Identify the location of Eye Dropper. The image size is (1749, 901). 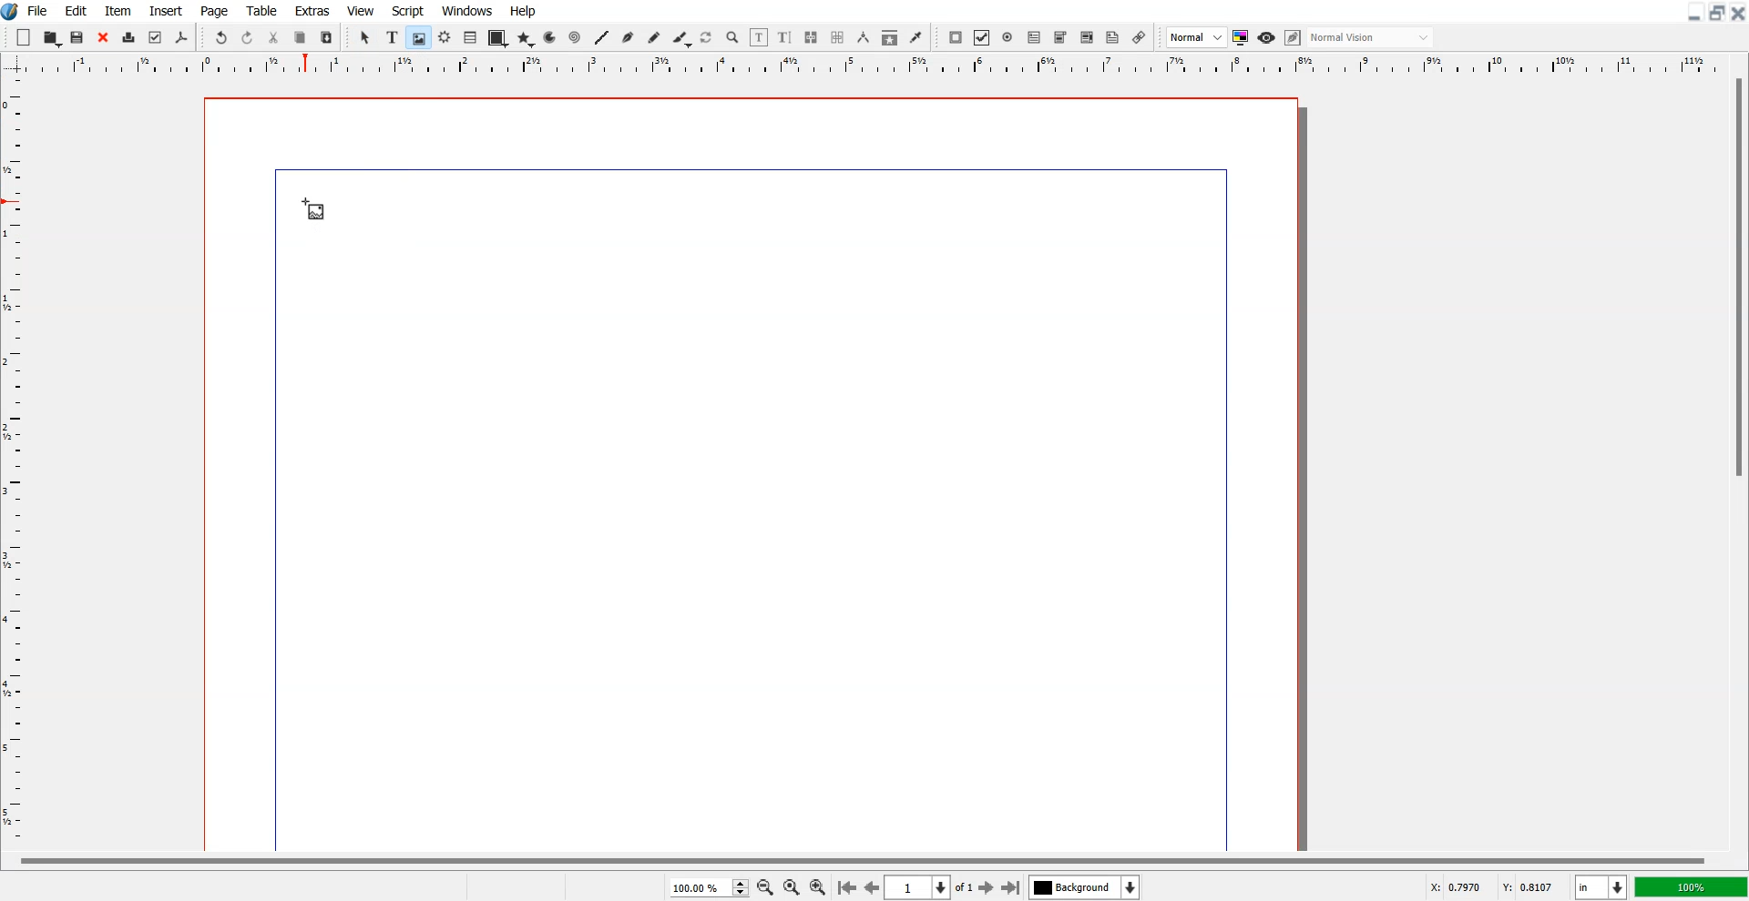
(915, 37).